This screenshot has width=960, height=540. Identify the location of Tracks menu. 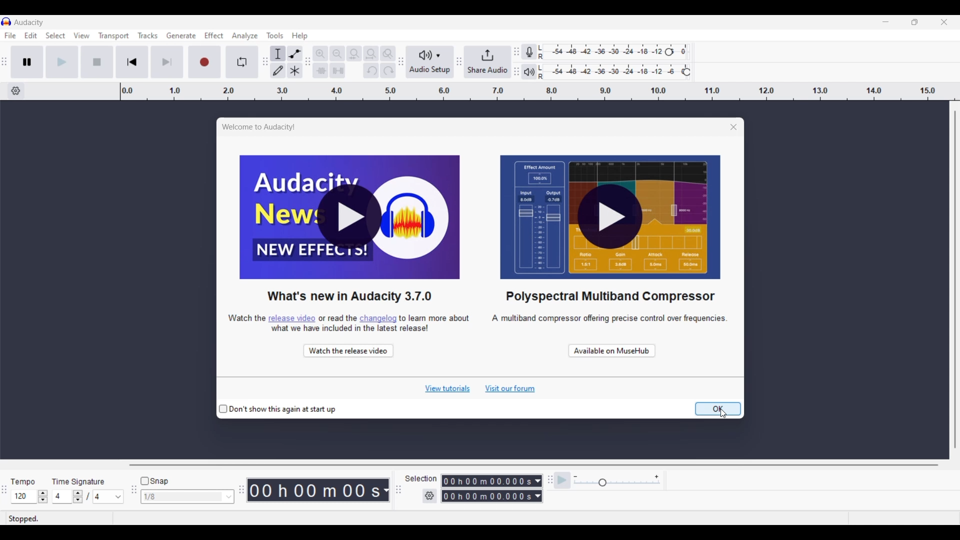
(147, 35).